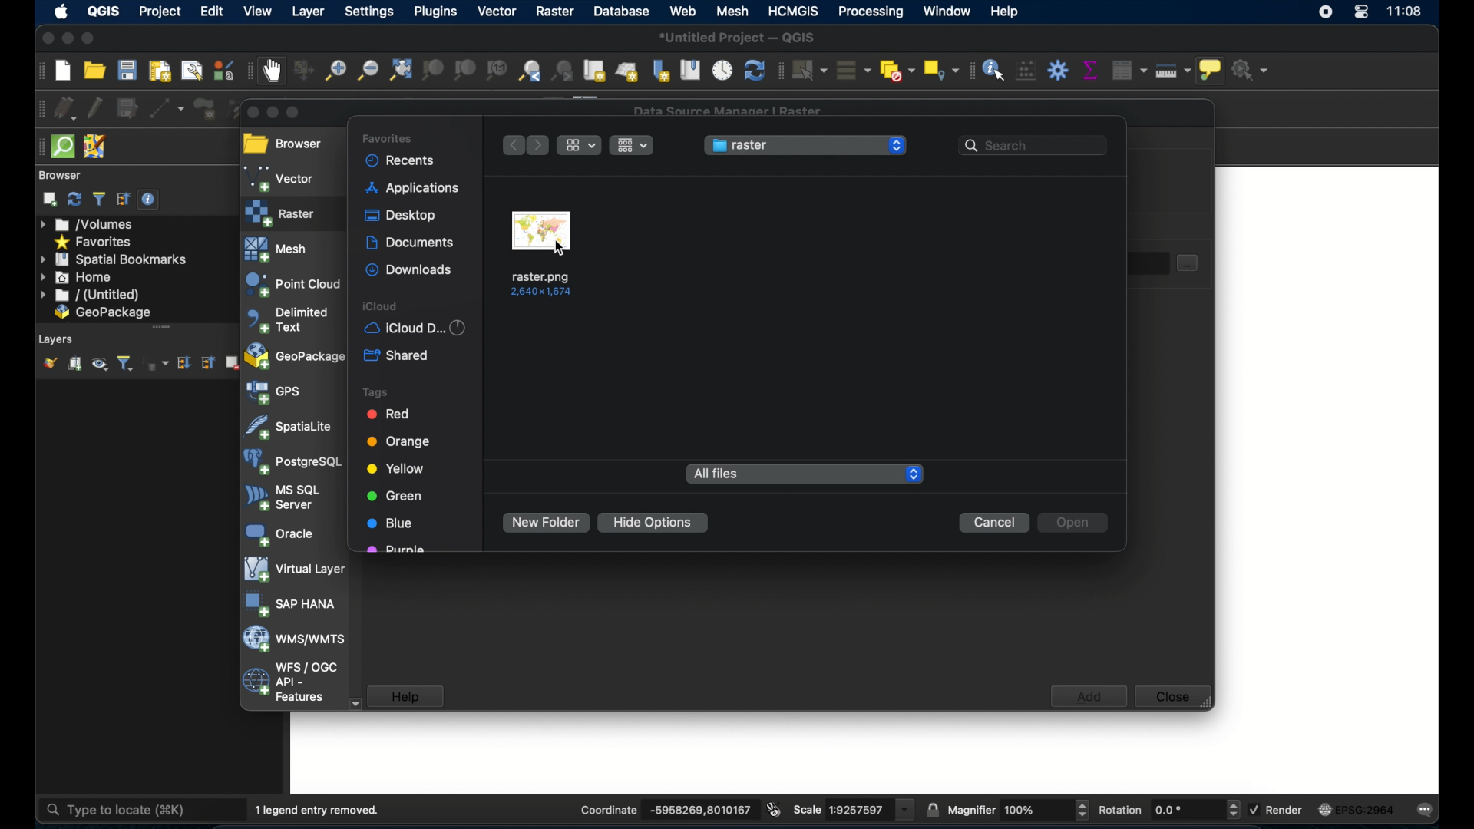  Describe the element at coordinates (971, 809) in the screenshot. I see `magnifier` at that location.